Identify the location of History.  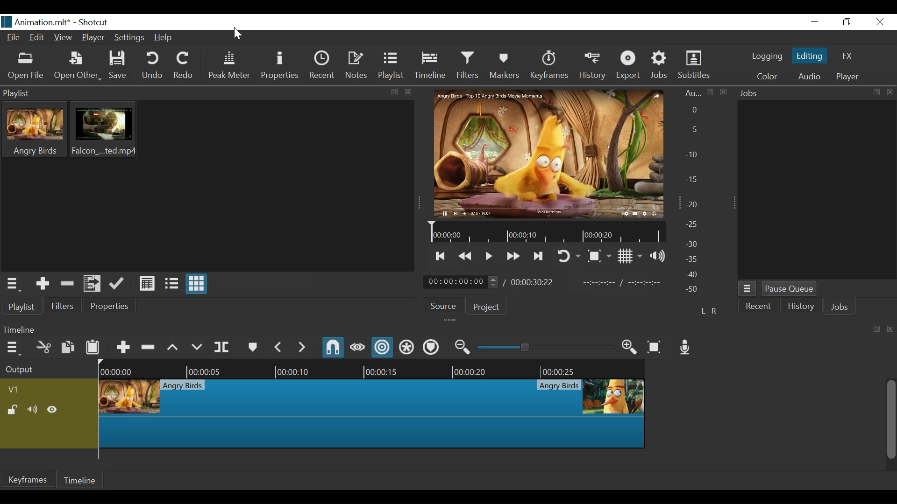
(801, 307).